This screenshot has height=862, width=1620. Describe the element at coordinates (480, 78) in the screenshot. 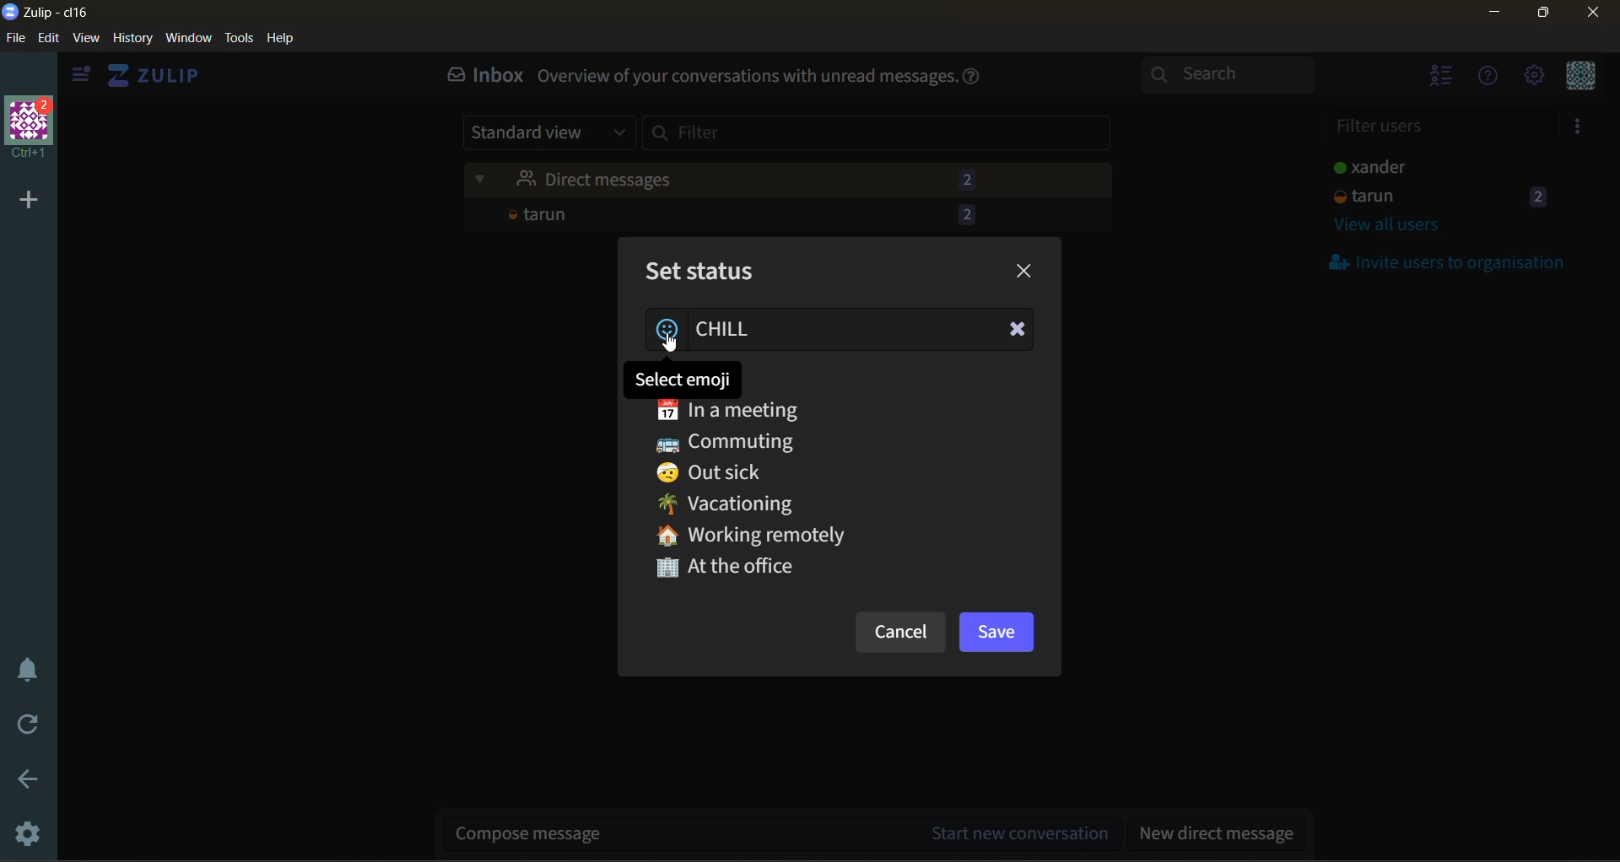

I see `inbox` at that location.